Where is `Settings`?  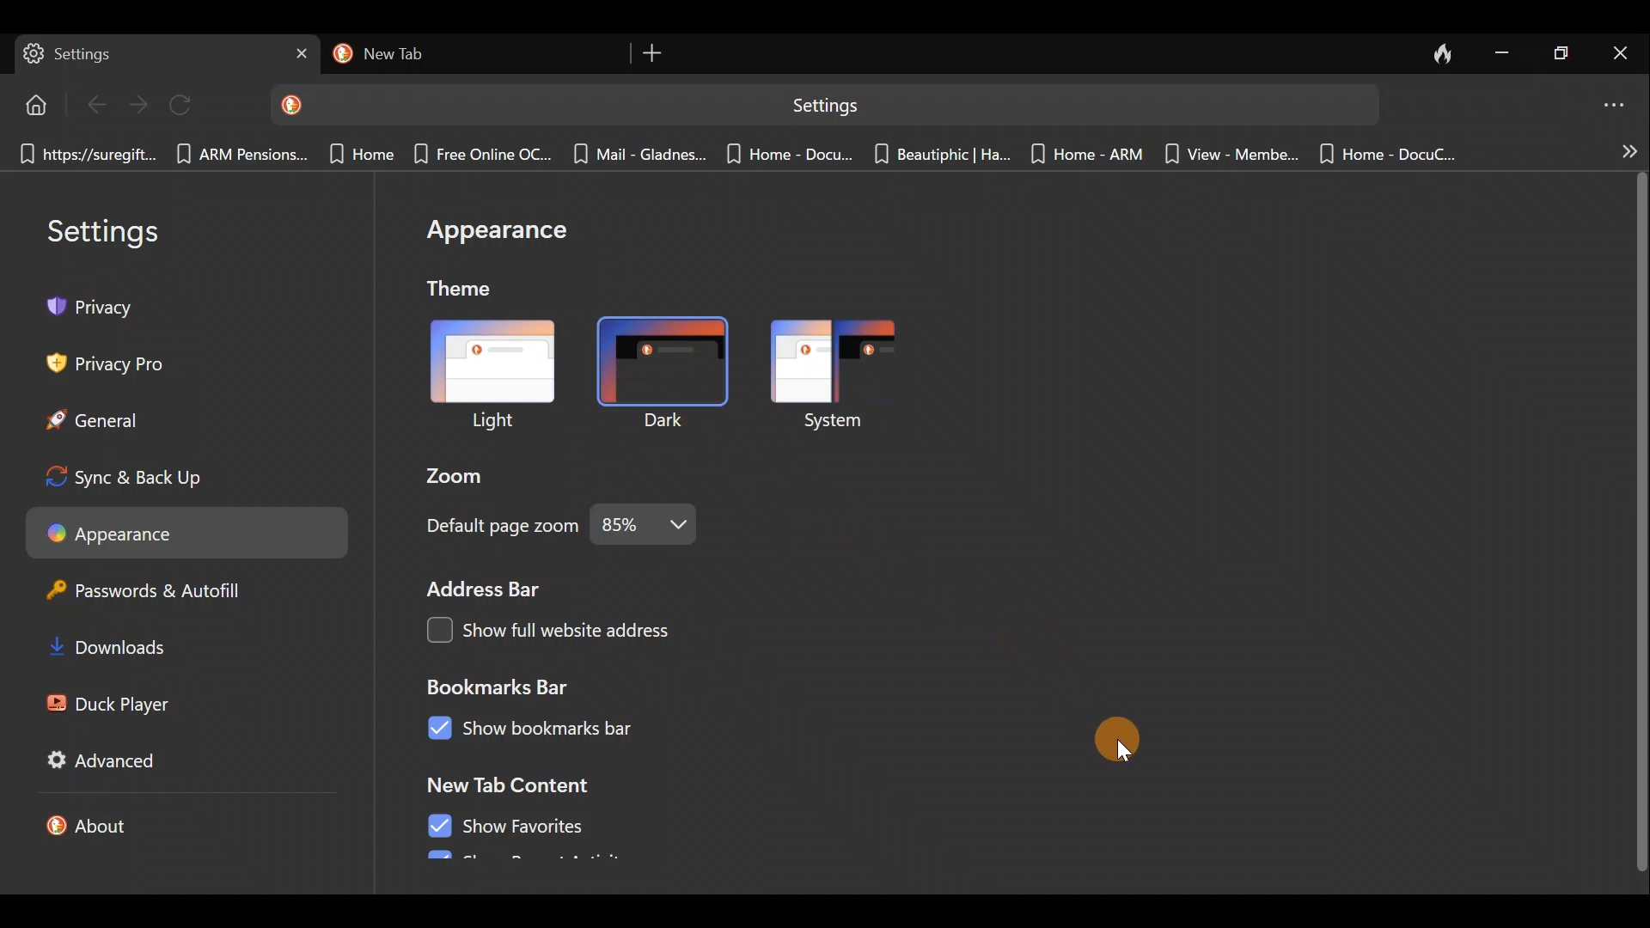 Settings is located at coordinates (120, 229).